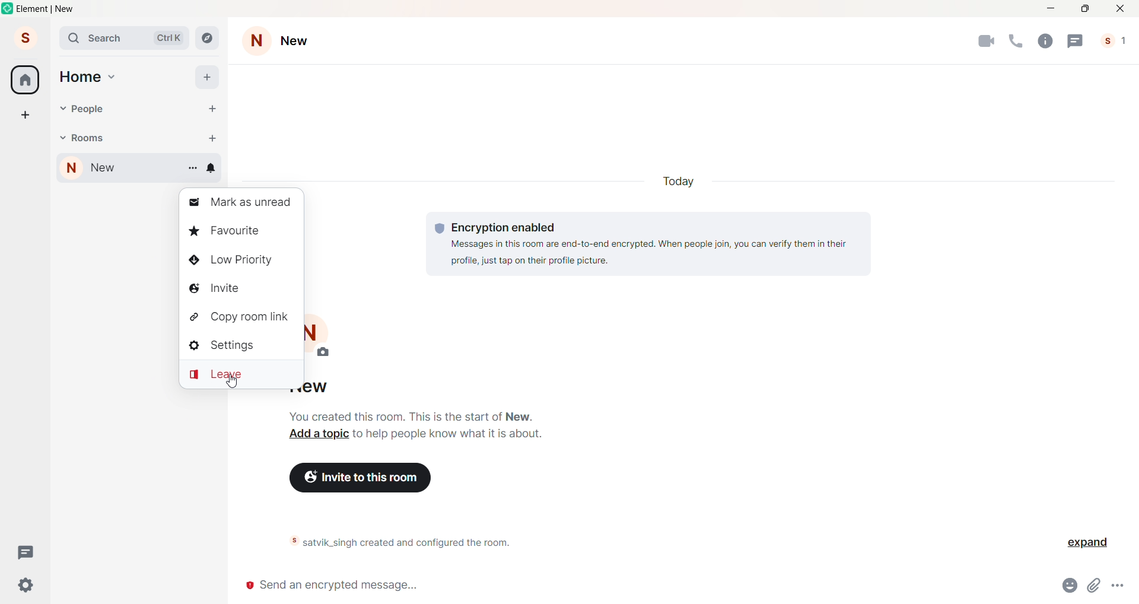 This screenshot has width=1139, height=604. I want to click on People, so click(89, 109).